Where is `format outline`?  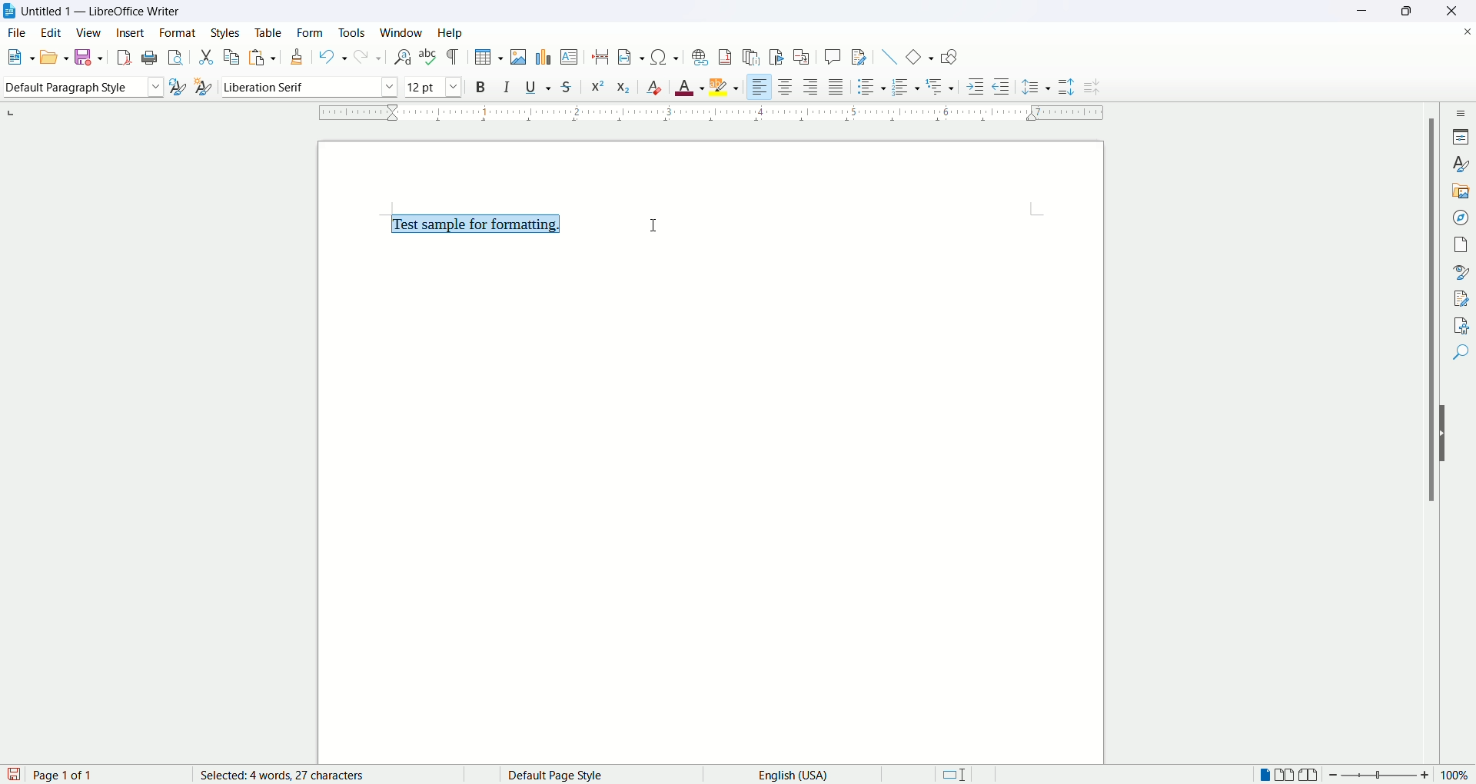
format outline is located at coordinates (941, 86).